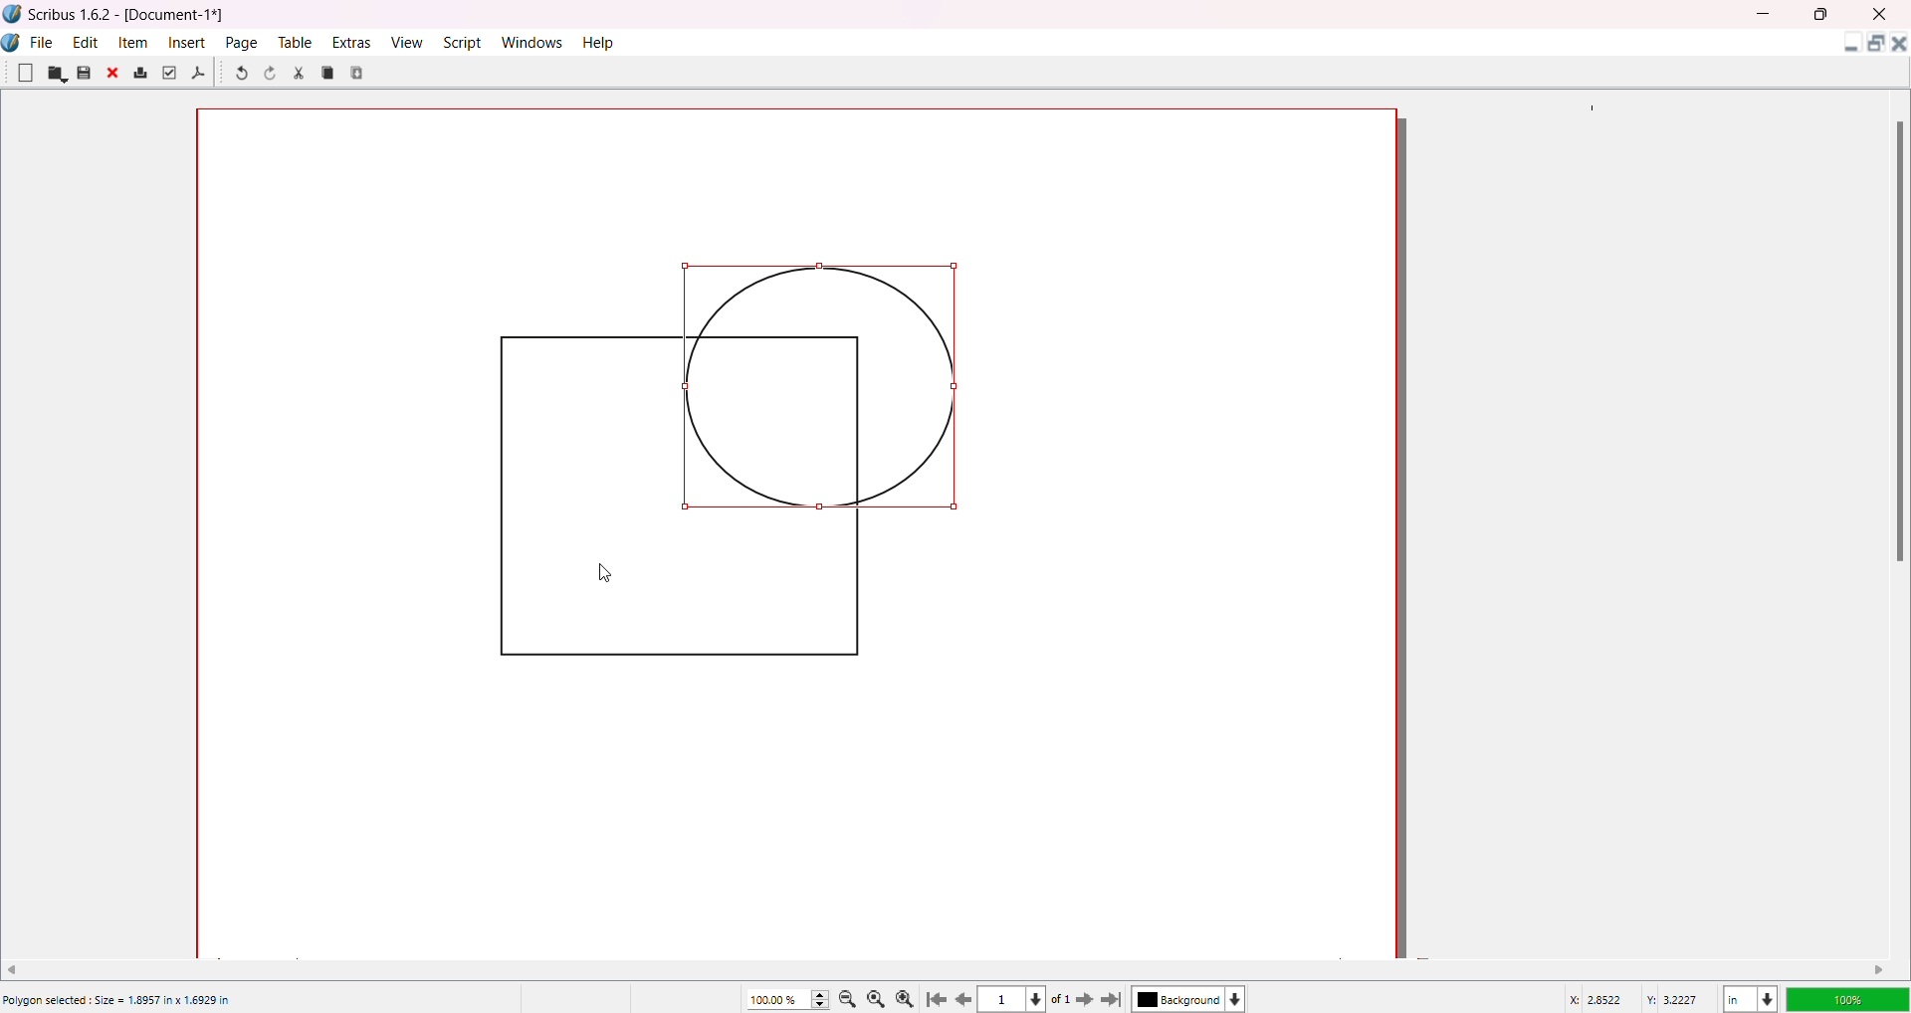 The width and height of the screenshot is (1911, 1013). Describe the element at coordinates (1044, 998) in the screenshot. I see `Page dropdown` at that location.